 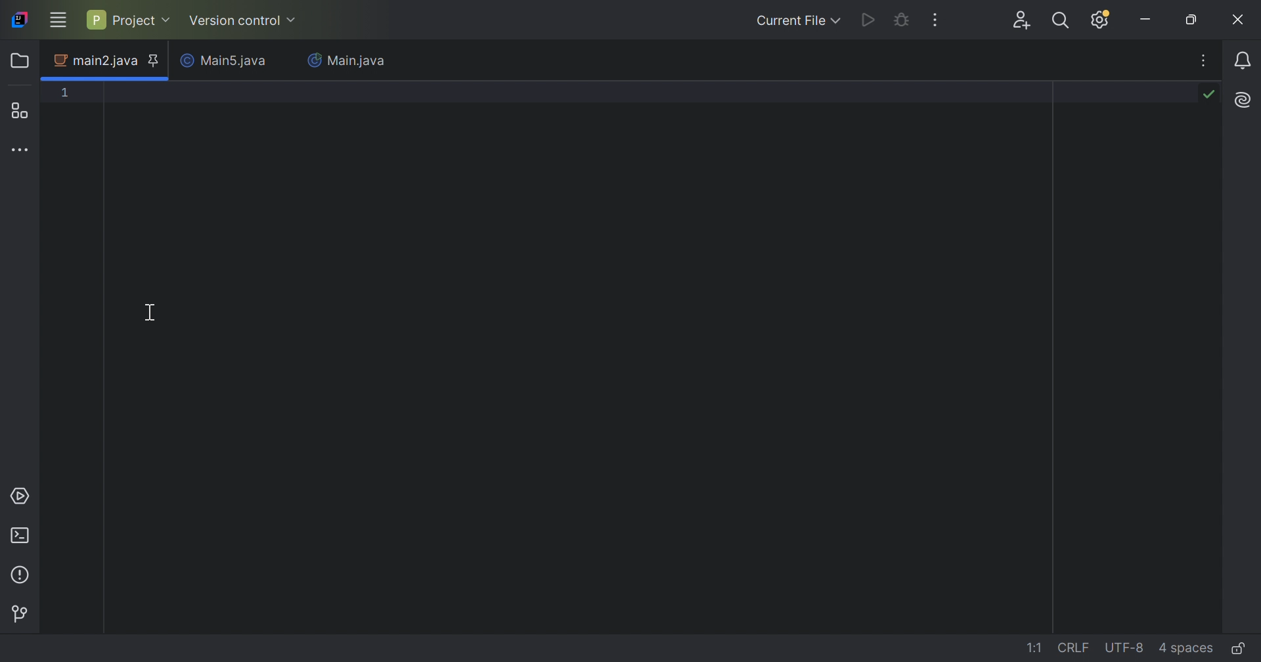 I want to click on Close, so click(x=1239, y=19).